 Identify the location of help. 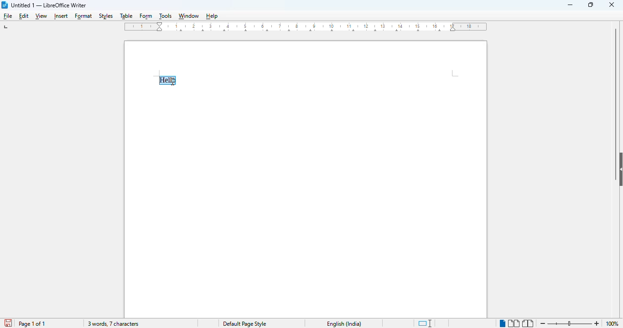
(213, 16).